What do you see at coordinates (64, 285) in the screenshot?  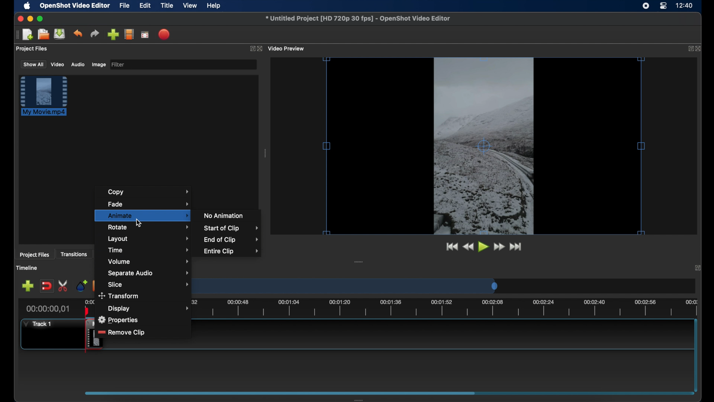 I see `enable razor` at bounding box center [64, 285].